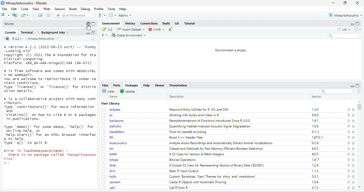 The image size is (364, 192). Describe the element at coordinates (34, 15) in the screenshot. I see `save current document` at that location.